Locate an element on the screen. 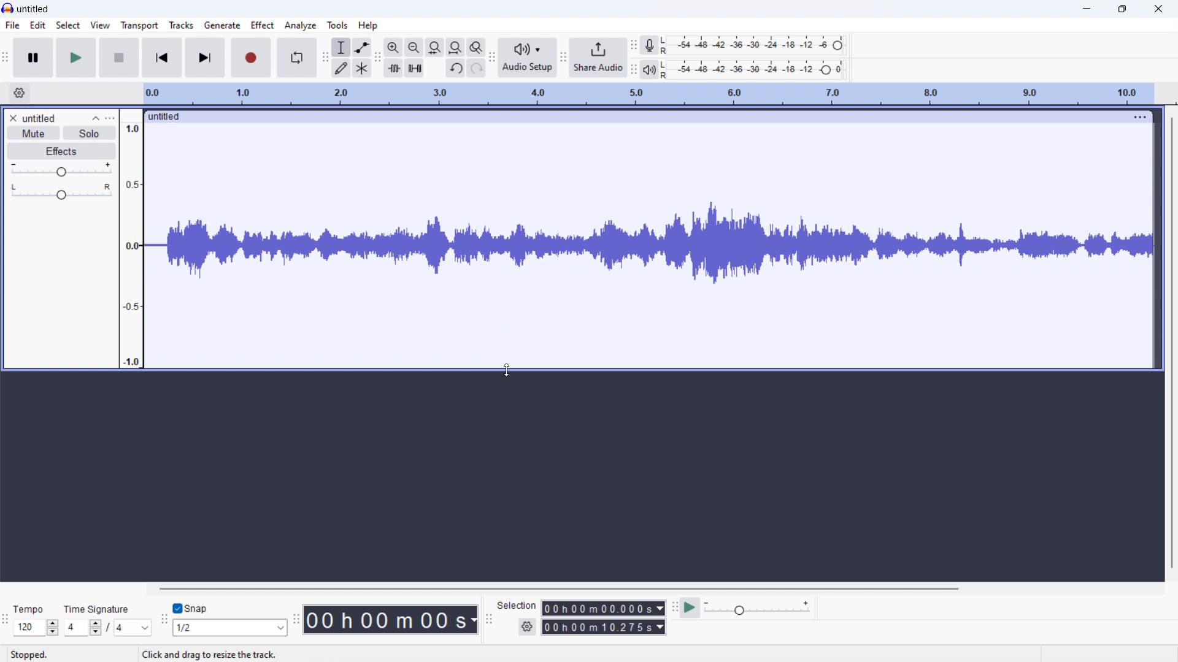 Image resolution: width=1178 pixels, height=662 pixels. end time is located at coordinates (603, 628).